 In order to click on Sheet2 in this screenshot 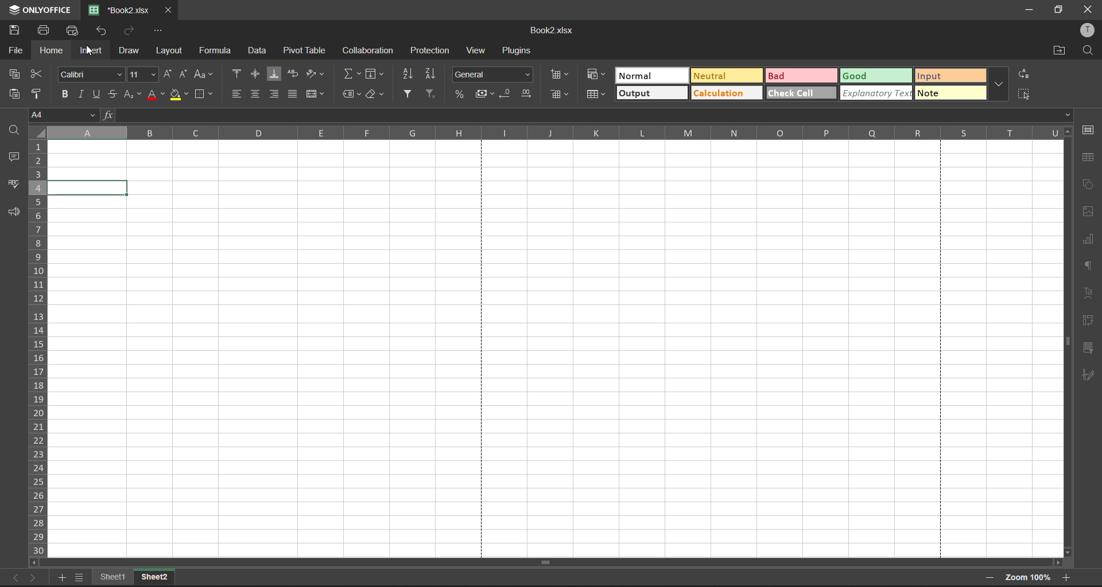, I will do `click(156, 577)`.